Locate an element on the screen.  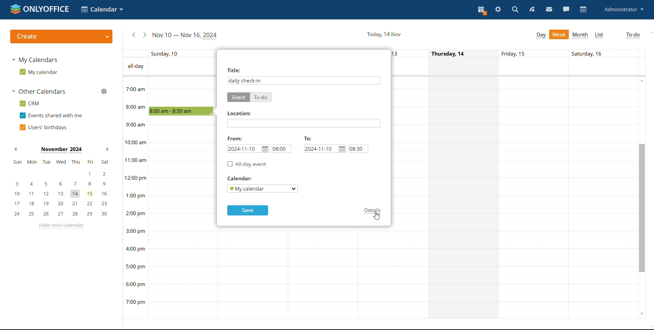
save is located at coordinates (247, 211).